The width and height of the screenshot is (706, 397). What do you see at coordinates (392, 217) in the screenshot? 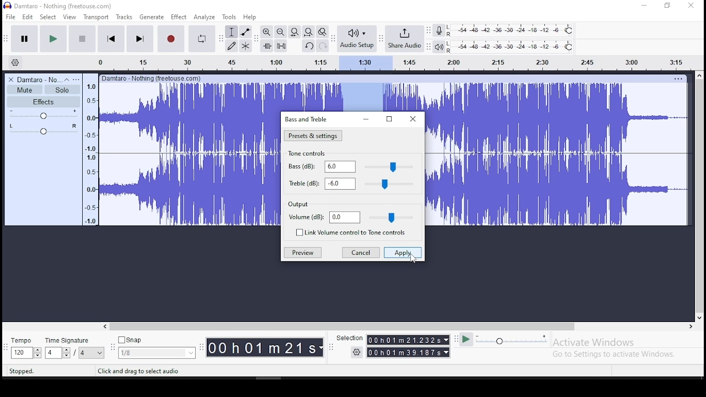
I see `control` at bounding box center [392, 217].